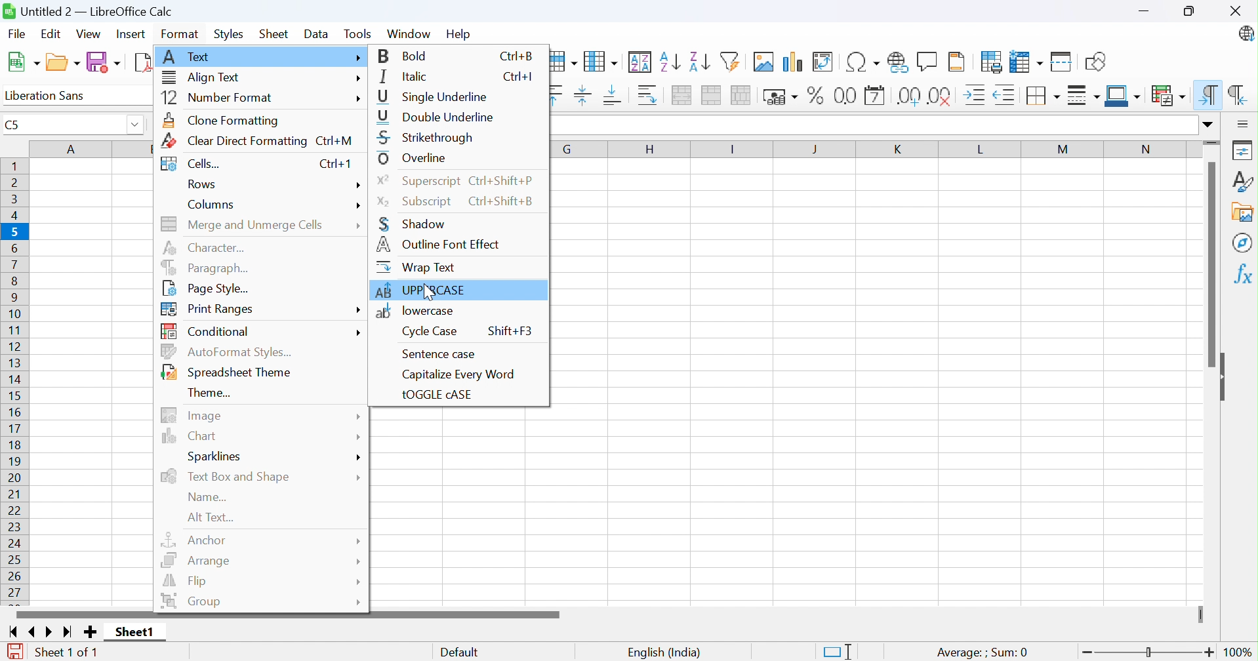 Image resolution: width=1258 pixels, height=661 pixels. Describe the element at coordinates (601, 61) in the screenshot. I see `Column` at that location.